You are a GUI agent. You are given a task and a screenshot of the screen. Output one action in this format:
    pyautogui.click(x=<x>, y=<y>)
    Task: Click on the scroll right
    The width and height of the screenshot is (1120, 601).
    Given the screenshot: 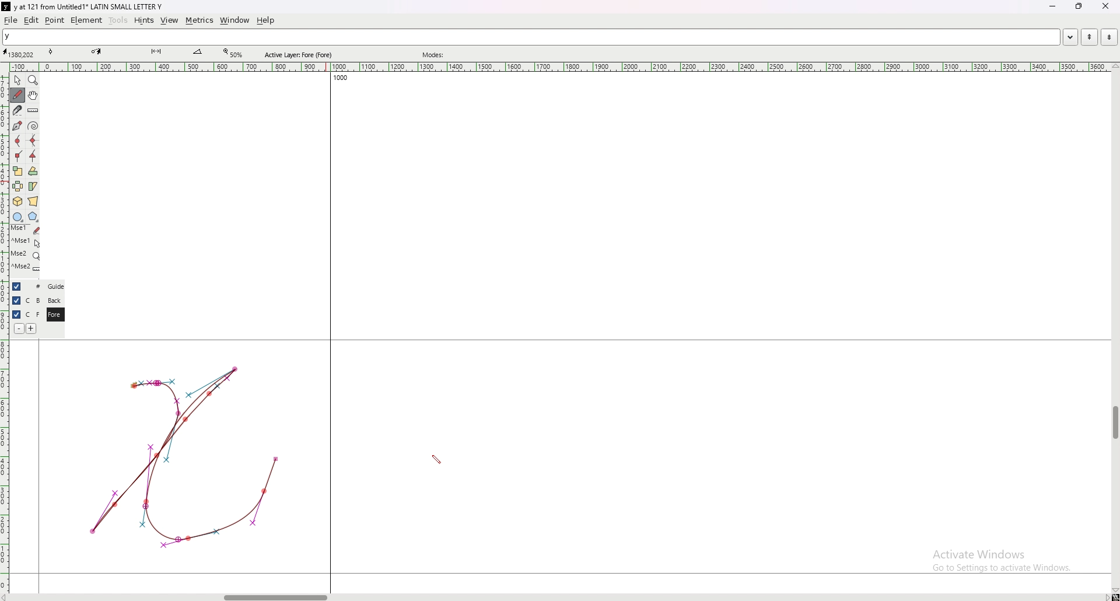 What is the action you would take?
    pyautogui.click(x=1106, y=597)
    